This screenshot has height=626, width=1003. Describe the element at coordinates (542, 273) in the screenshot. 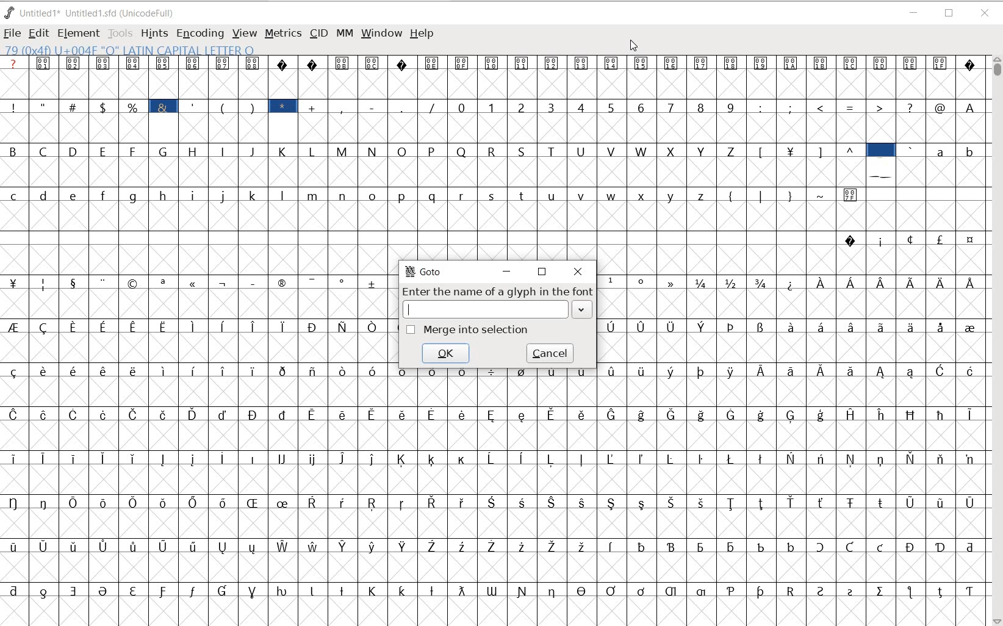

I see `restore` at that location.